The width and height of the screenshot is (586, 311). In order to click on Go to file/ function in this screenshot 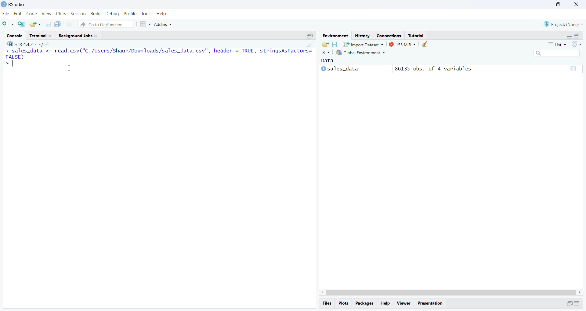, I will do `click(103, 24)`.